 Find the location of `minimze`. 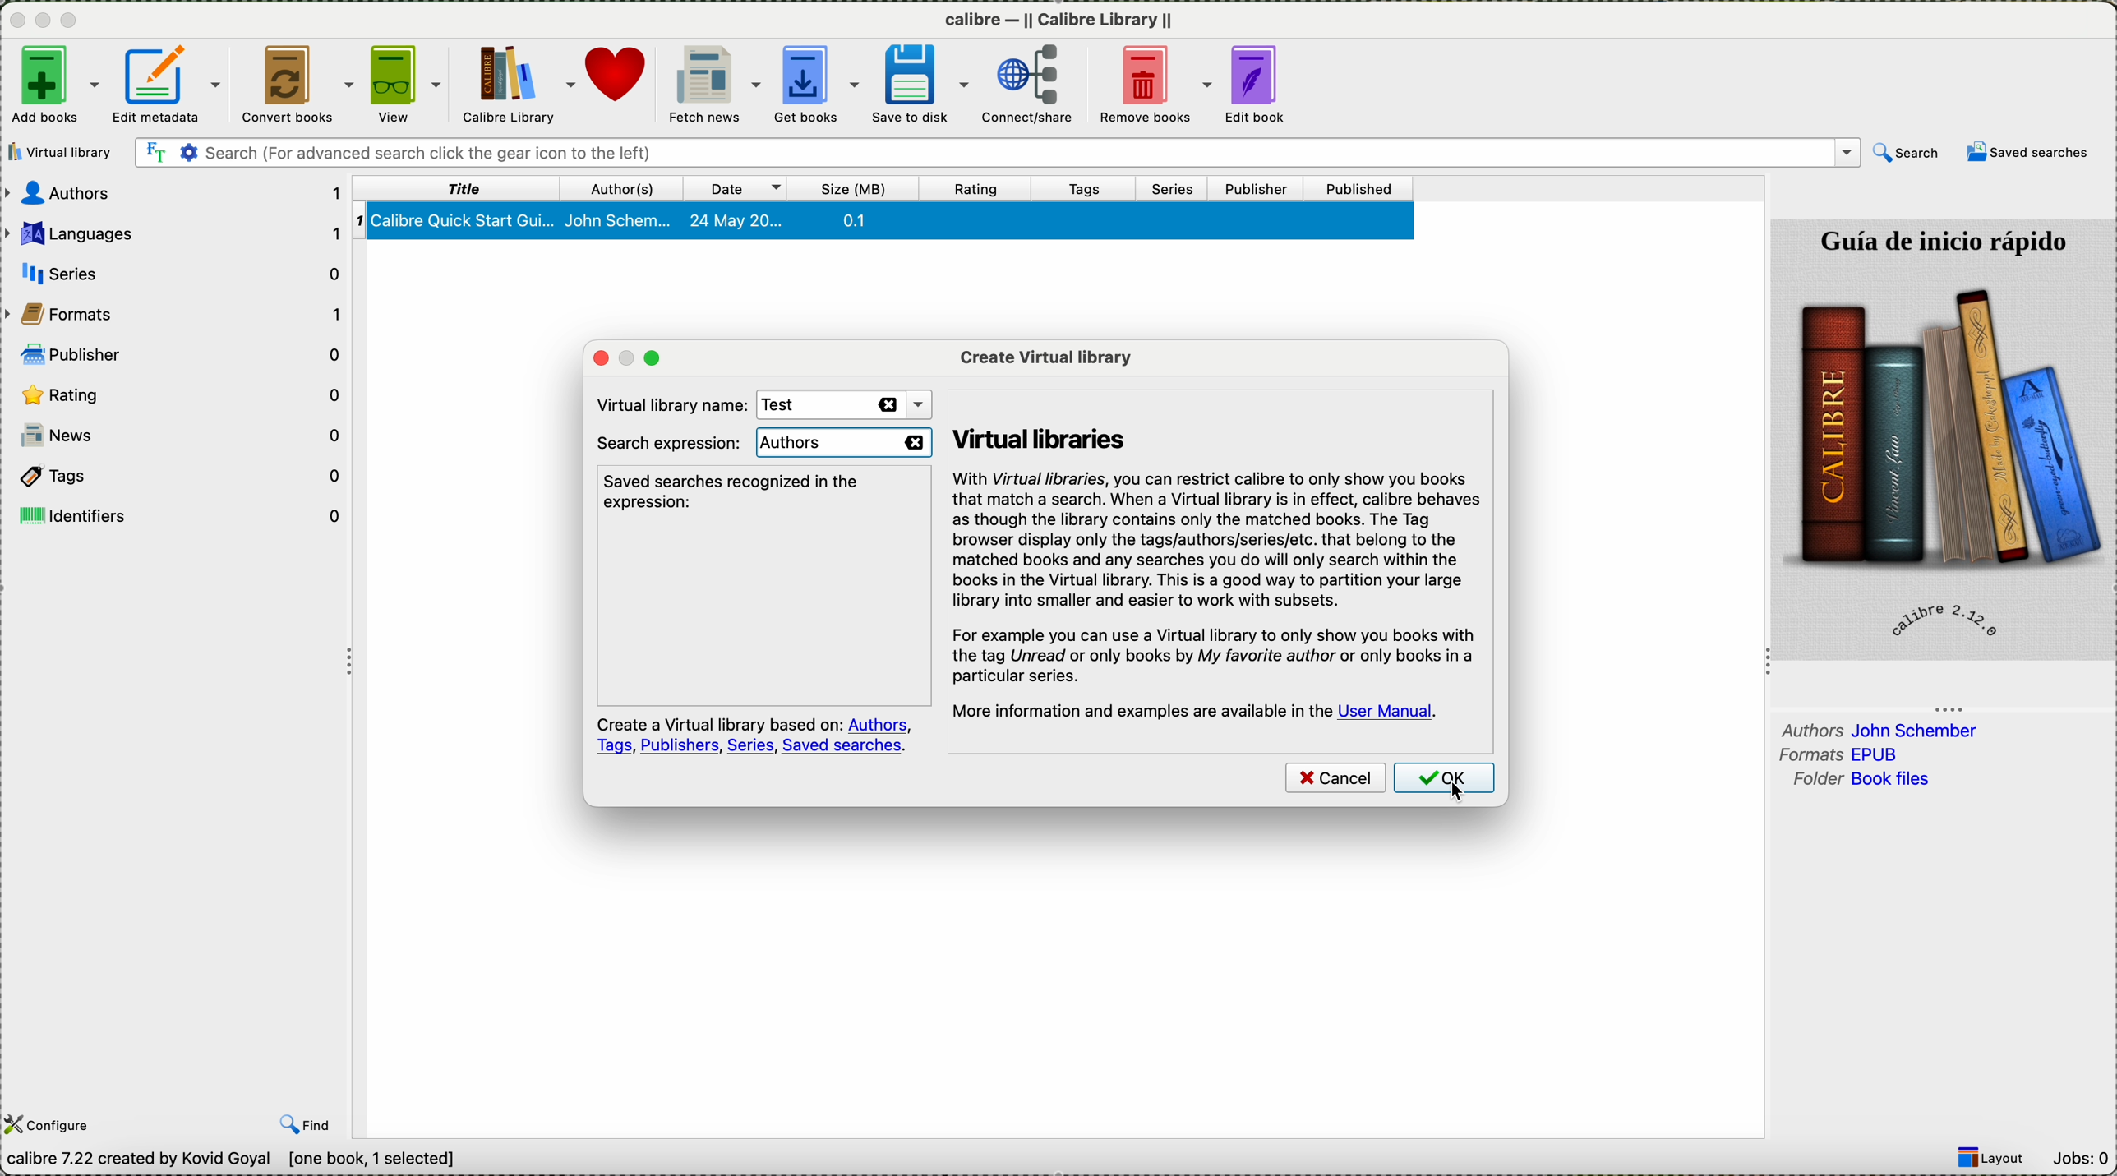

minimze is located at coordinates (625, 357).